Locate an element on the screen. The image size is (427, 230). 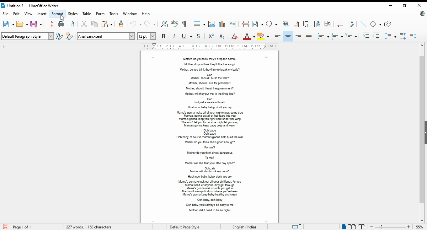
subscript is located at coordinates (222, 37).